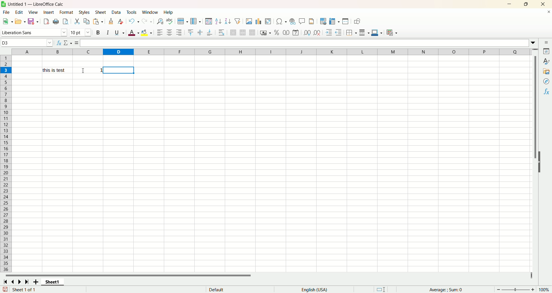 The image size is (552, 293). Describe the element at coordinates (281, 21) in the screenshot. I see `insert symbol` at that location.